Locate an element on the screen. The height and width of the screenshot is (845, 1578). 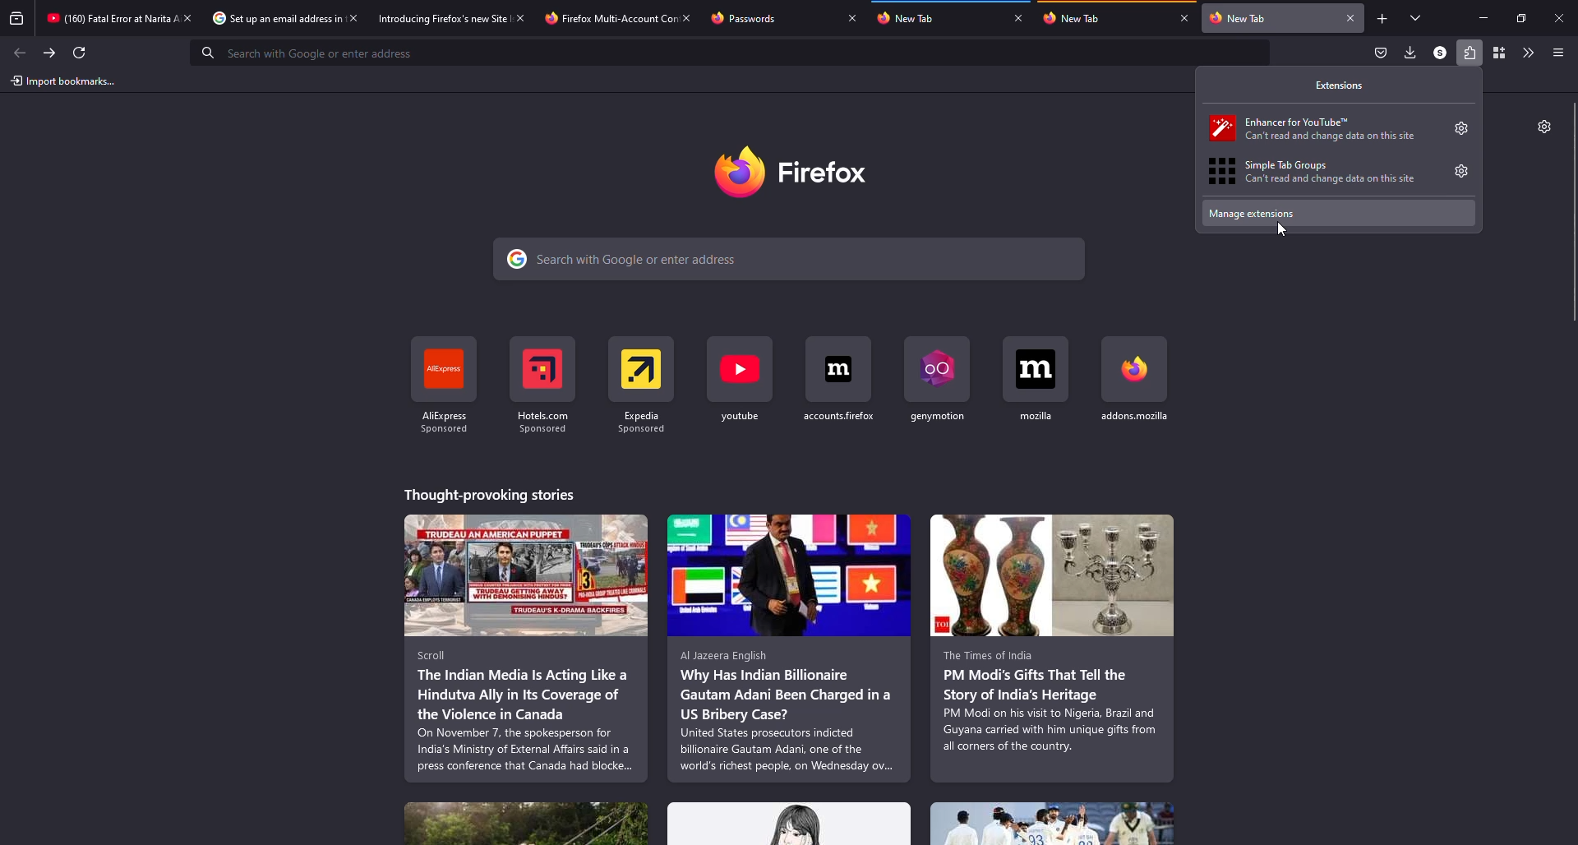
extensions is located at coordinates (1468, 53).